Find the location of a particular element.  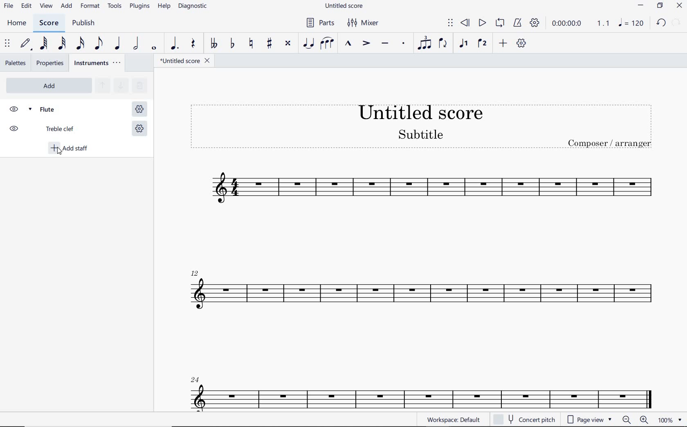

view is located at coordinates (47, 7).